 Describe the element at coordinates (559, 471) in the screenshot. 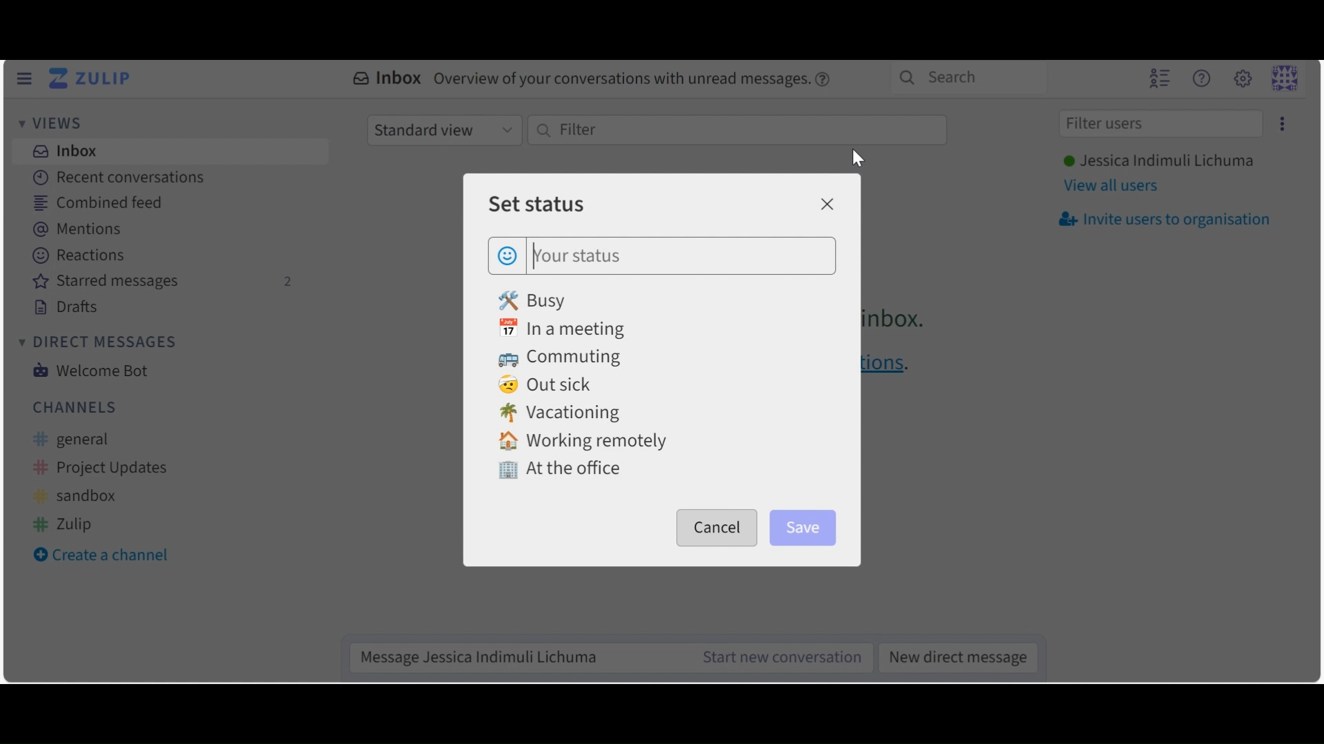

I see `At the office` at that location.